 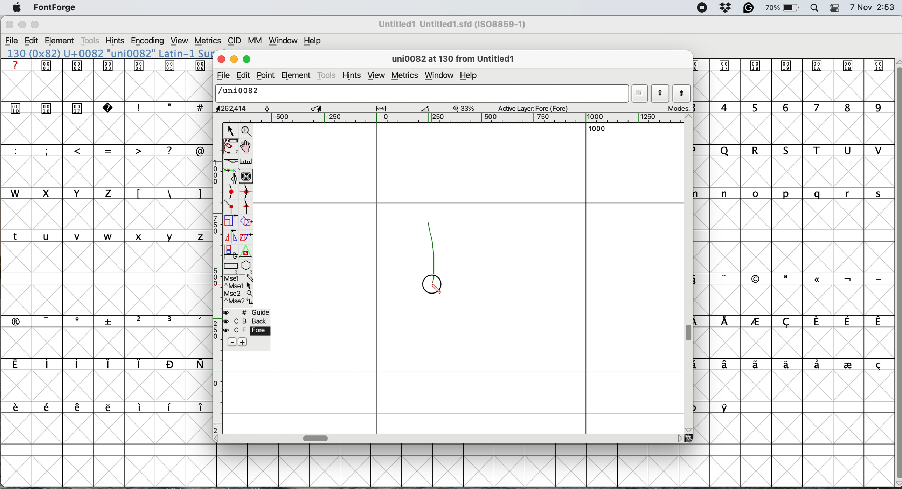 What do you see at coordinates (231, 267) in the screenshot?
I see `rectangle or box` at bounding box center [231, 267].